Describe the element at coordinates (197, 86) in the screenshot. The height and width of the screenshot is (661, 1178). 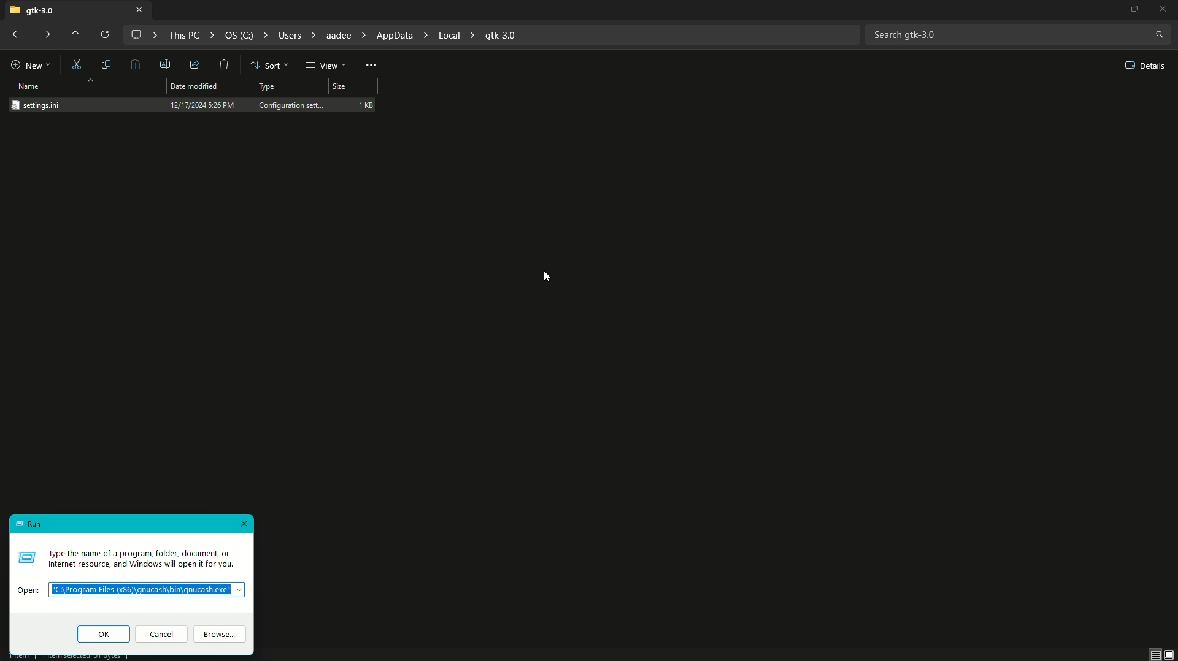
I see `Date modified` at that location.